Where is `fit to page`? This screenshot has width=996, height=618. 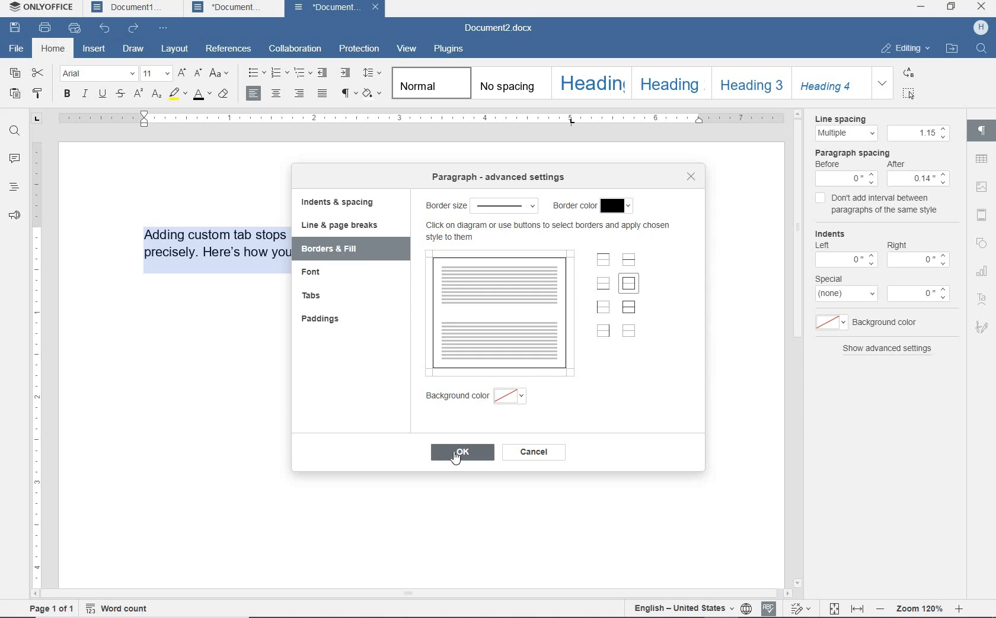
fit to page is located at coordinates (834, 607).